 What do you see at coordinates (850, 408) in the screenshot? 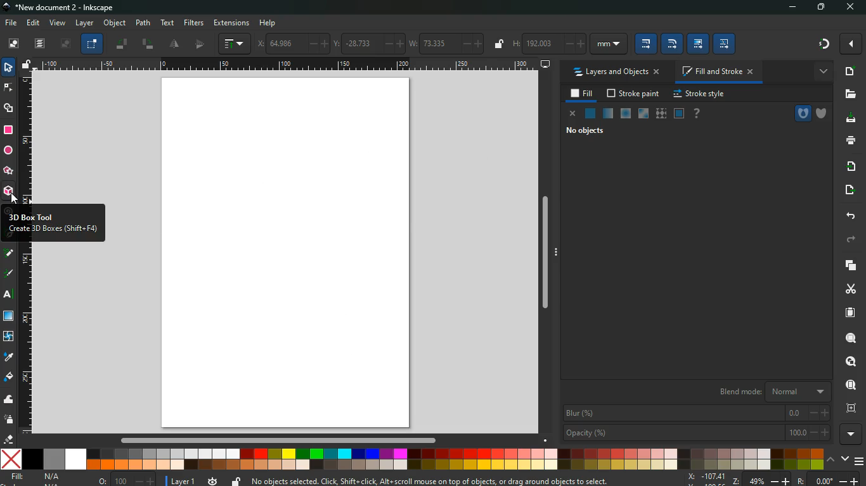
I see `frame` at bounding box center [850, 408].